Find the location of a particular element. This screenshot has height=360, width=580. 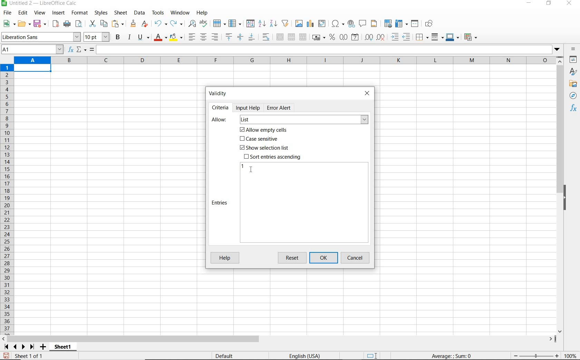

column is located at coordinates (235, 24).